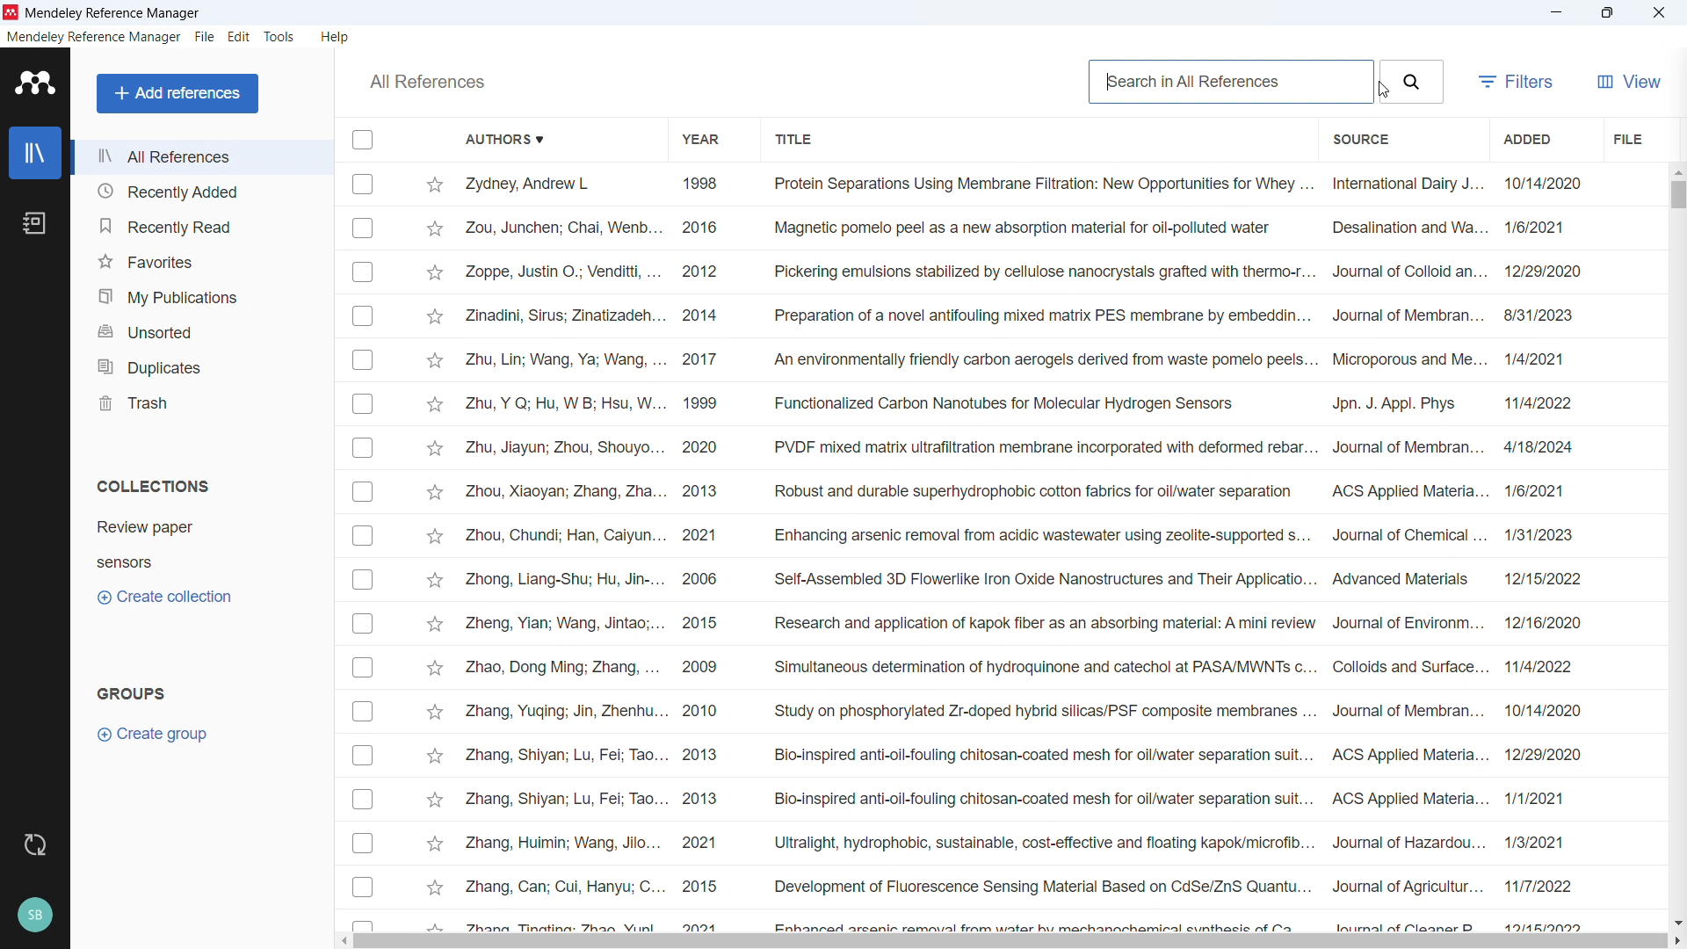  Describe the element at coordinates (1678, 195) in the screenshot. I see `Vertical scrollbar ` at that location.